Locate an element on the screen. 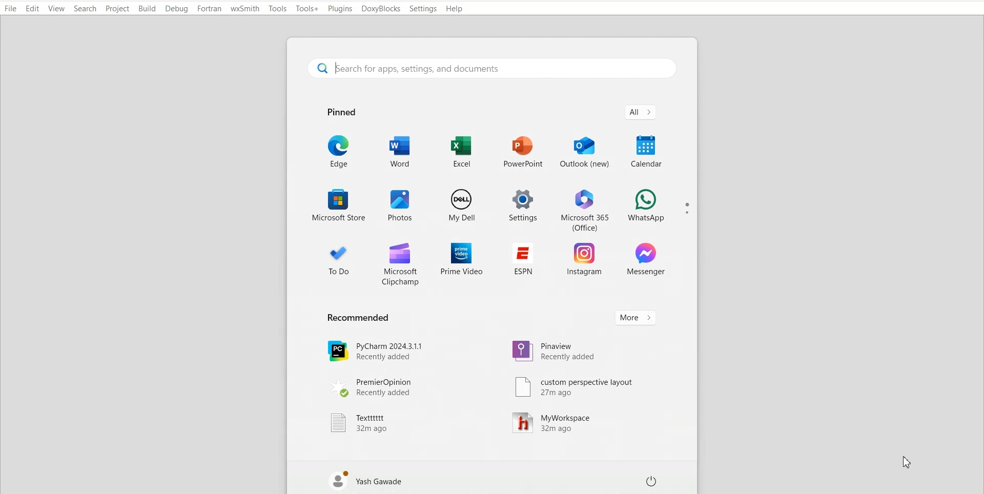 The image size is (984, 494). Calendar is located at coordinates (646, 151).